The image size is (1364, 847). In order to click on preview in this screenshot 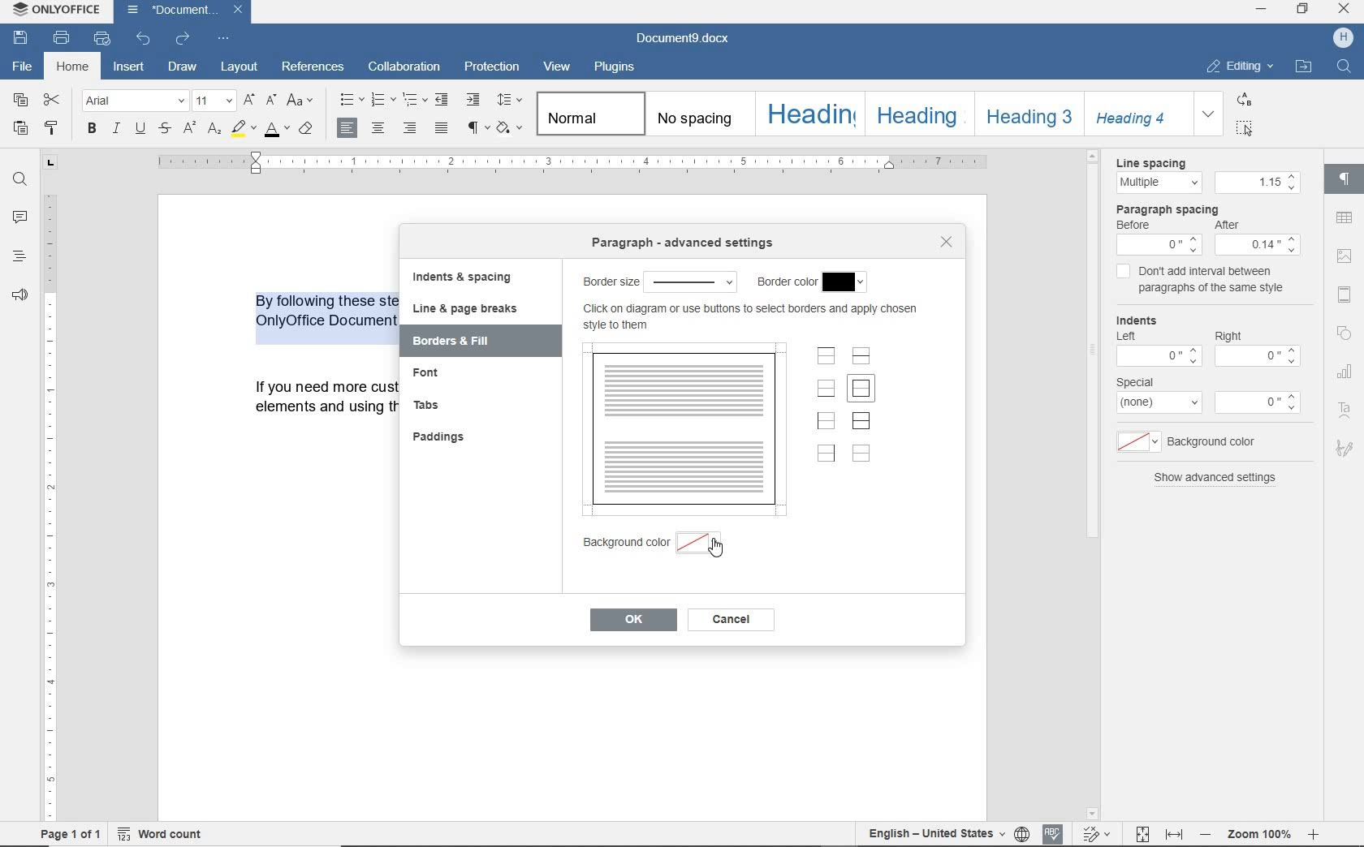, I will do `click(686, 431)`.